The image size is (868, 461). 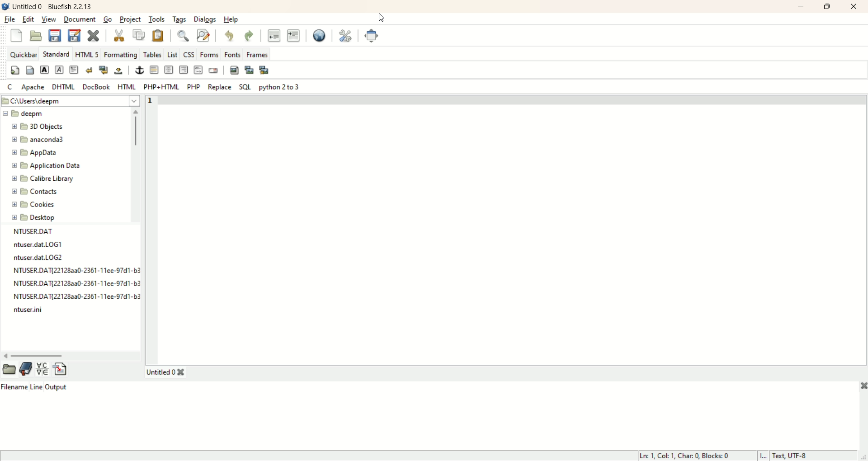 What do you see at coordinates (813, 456) in the screenshot?
I see `text UTF-8` at bounding box center [813, 456].